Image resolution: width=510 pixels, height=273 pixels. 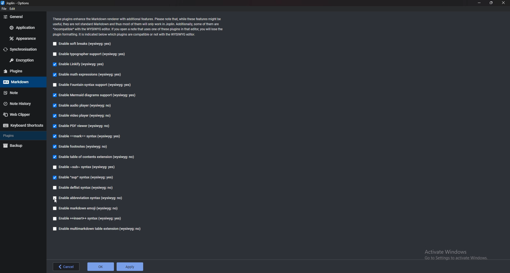 What do you see at coordinates (93, 85) in the screenshot?
I see `Enable Fountain syntax support (Wysiwyg: yes)` at bounding box center [93, 85].